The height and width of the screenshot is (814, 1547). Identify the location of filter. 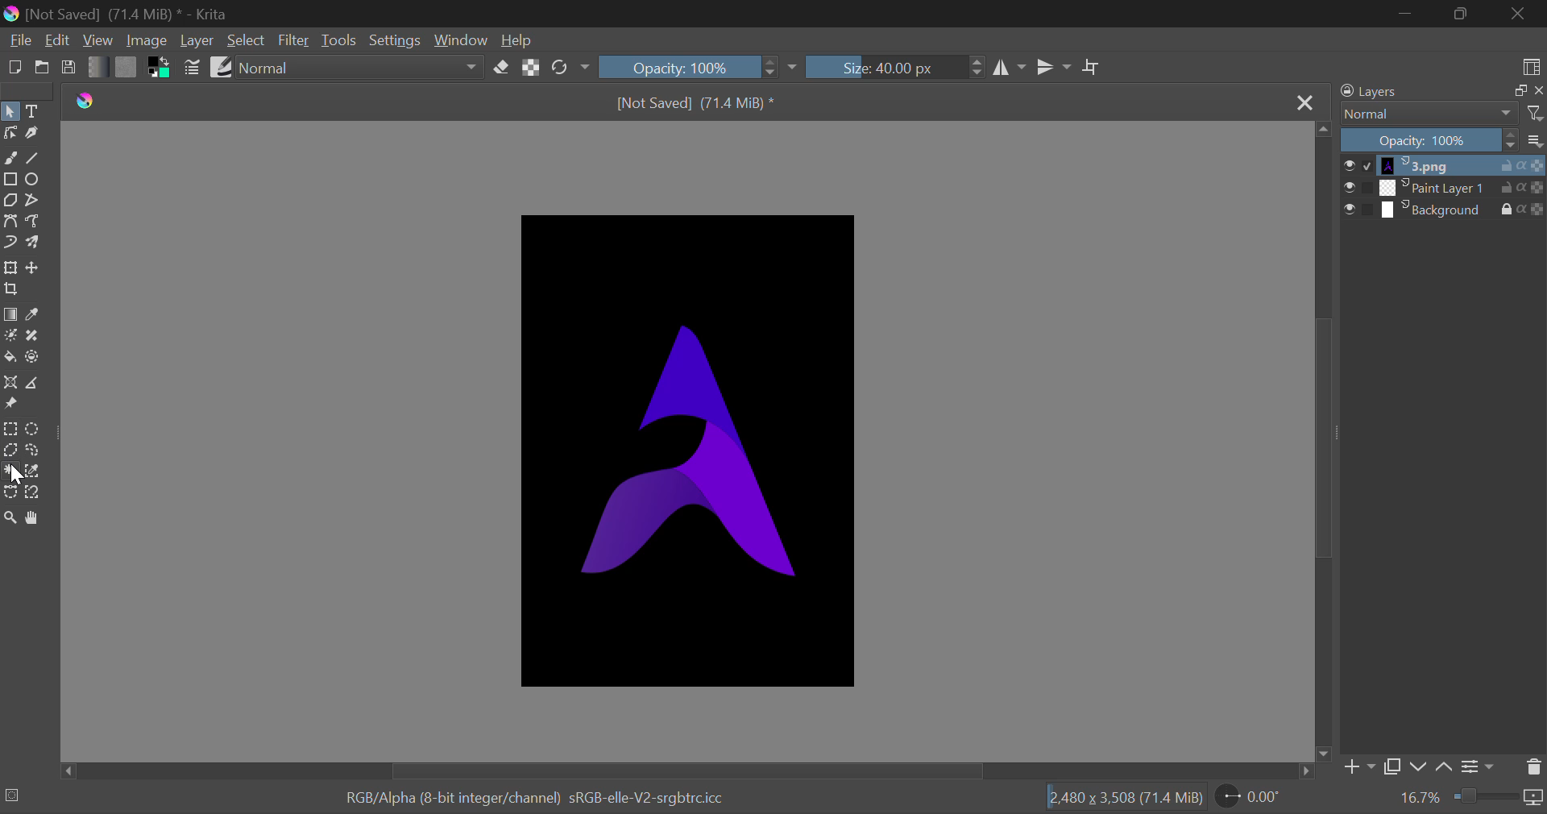
(1533, 116).